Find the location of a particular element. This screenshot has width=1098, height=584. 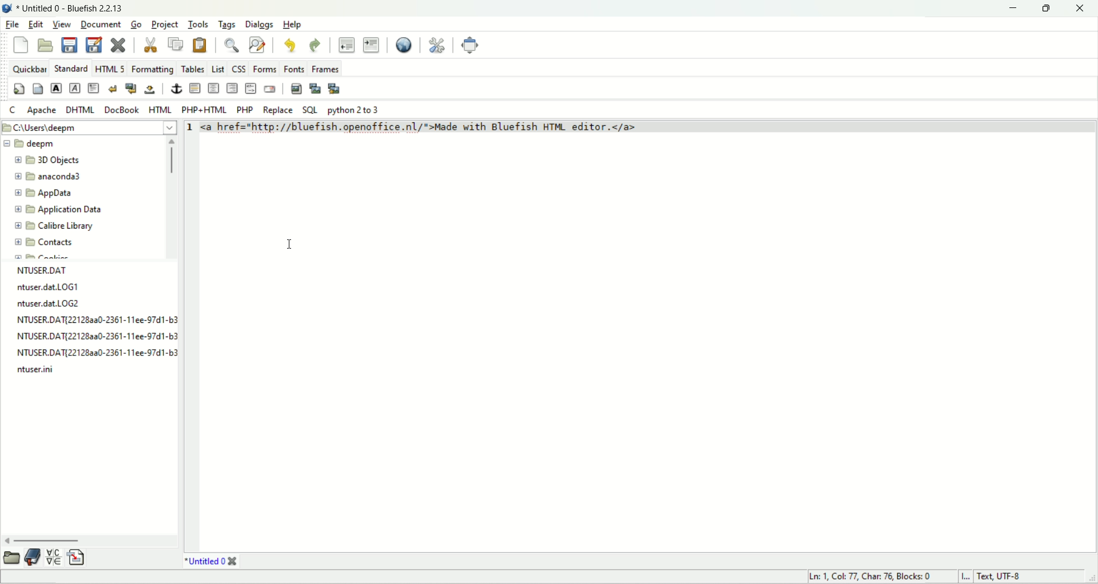

location is located at coordinates (90, 127).